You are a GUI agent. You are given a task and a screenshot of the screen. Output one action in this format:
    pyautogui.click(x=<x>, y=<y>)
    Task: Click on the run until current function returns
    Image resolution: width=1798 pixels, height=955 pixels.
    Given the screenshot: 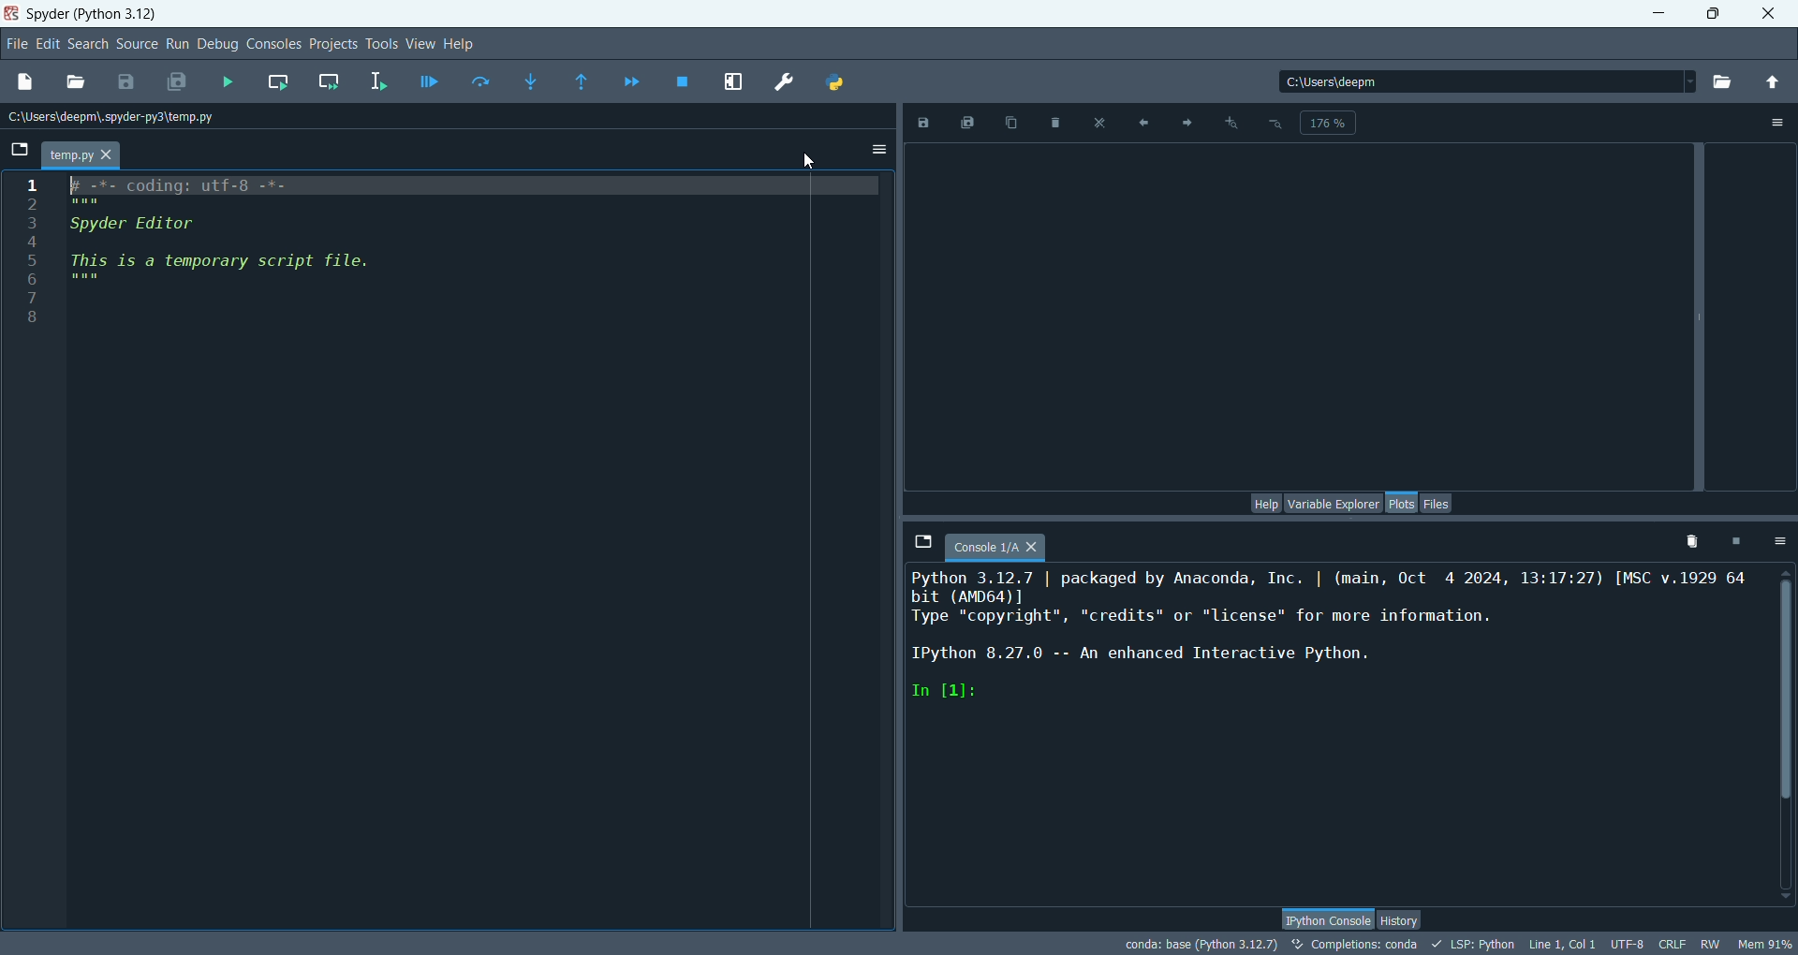 What is the action you would take?
    pyautogui.click(x=582, y=82)
    